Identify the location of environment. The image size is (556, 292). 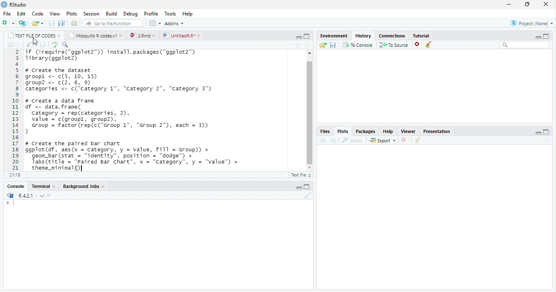
(335, 36).